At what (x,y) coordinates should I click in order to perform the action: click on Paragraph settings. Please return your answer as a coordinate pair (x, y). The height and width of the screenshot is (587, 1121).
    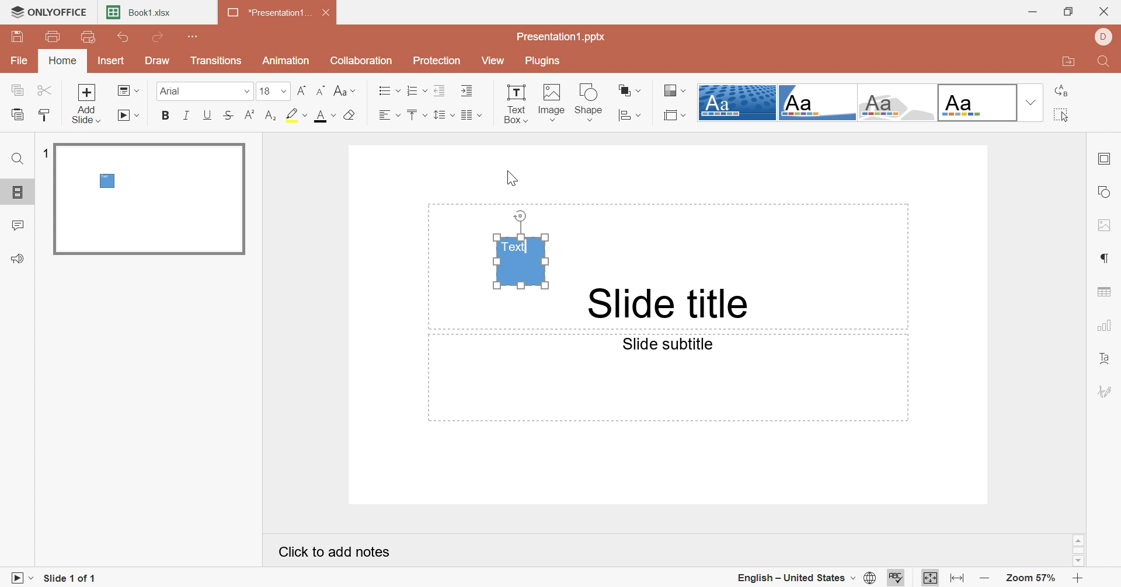
    Looking at the image, I should click on (1105, 257).